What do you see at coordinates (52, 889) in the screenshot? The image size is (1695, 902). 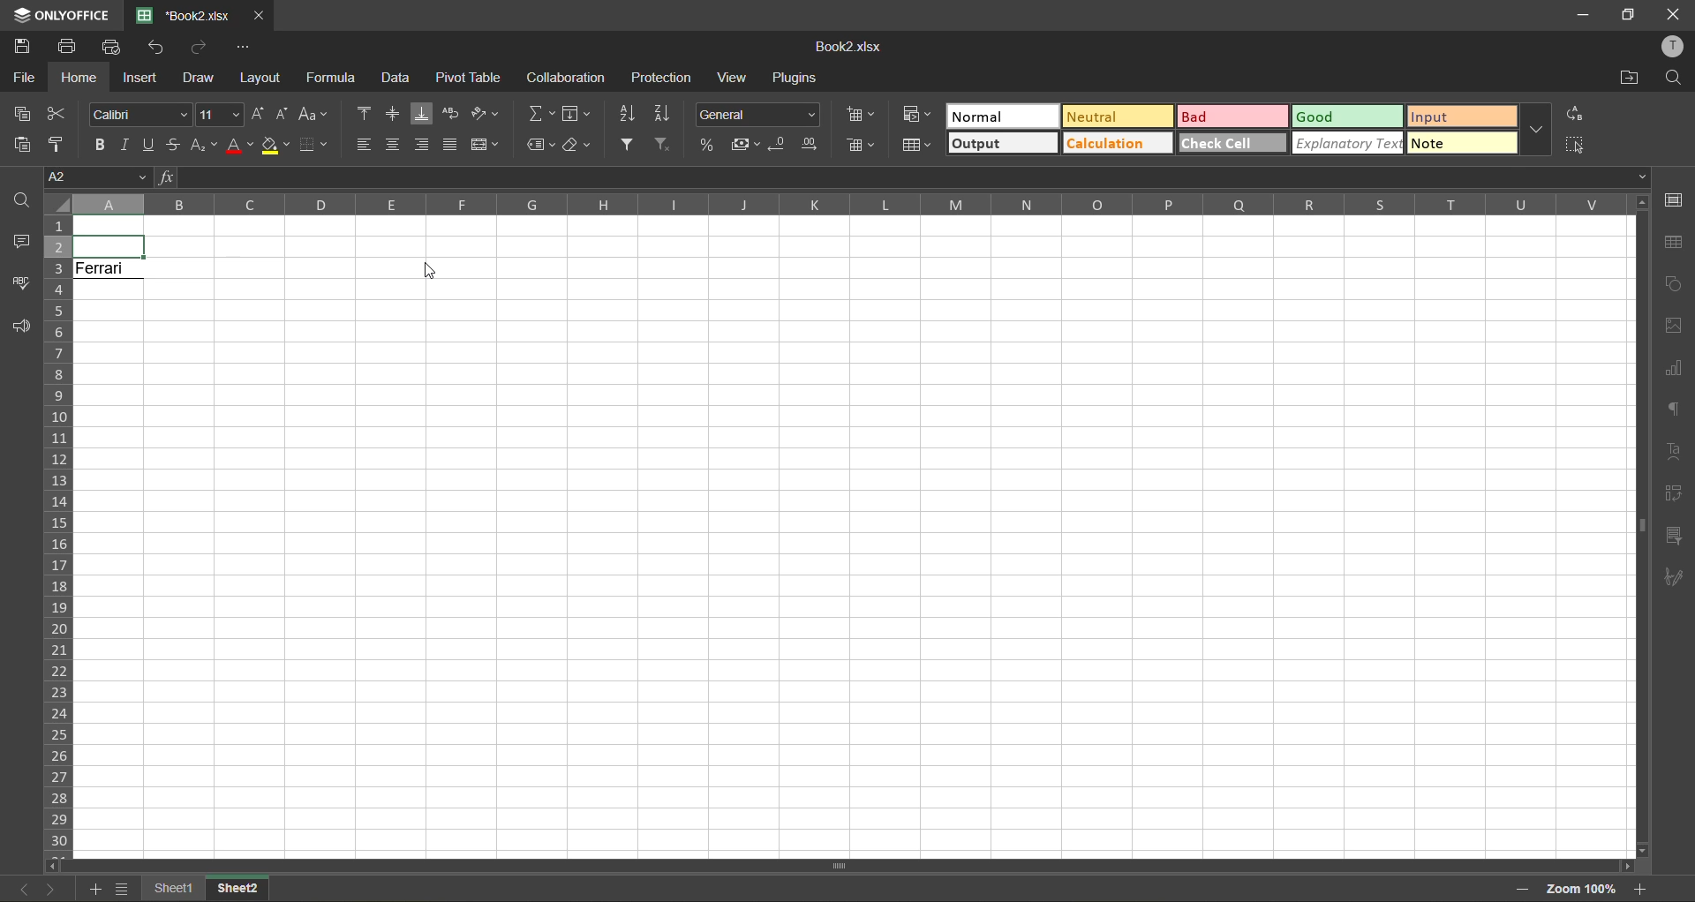 I see `next` at bounding box center [52, 889].